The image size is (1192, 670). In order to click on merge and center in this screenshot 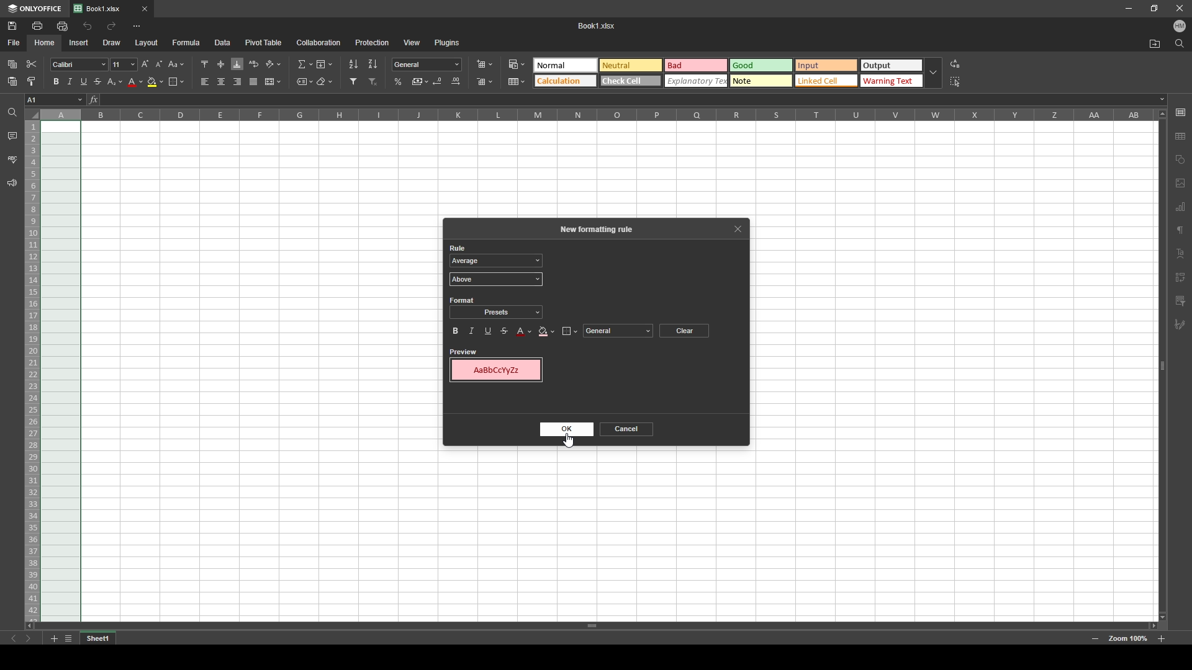, I will do `click(273, 81)`.